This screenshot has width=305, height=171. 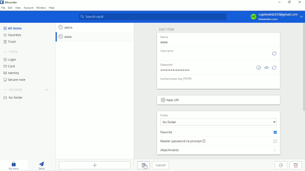 I want to click on Identity, so click(x=11, y=73).